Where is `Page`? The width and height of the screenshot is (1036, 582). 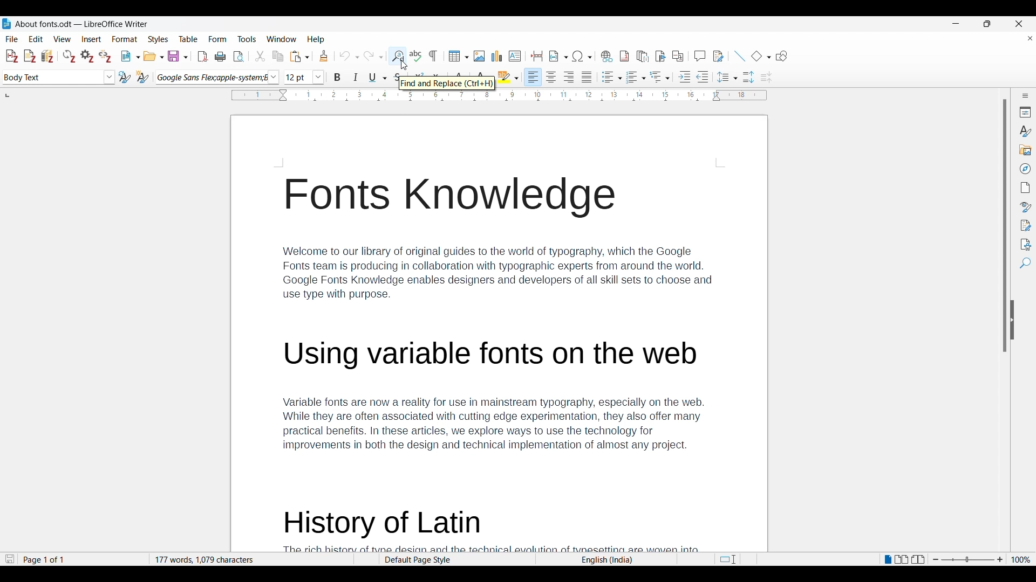 Page is located at coordinates (1025, 188).